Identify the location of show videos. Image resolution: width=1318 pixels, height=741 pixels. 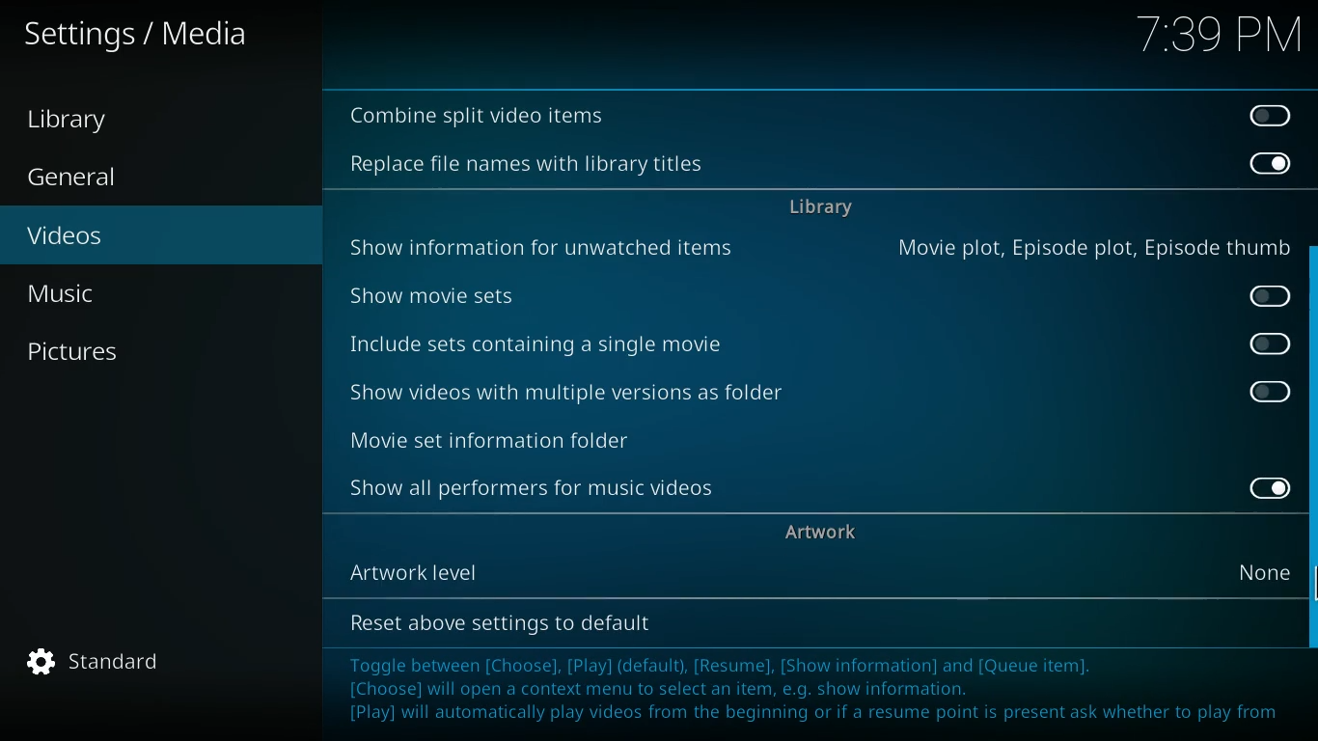
(583, 394).